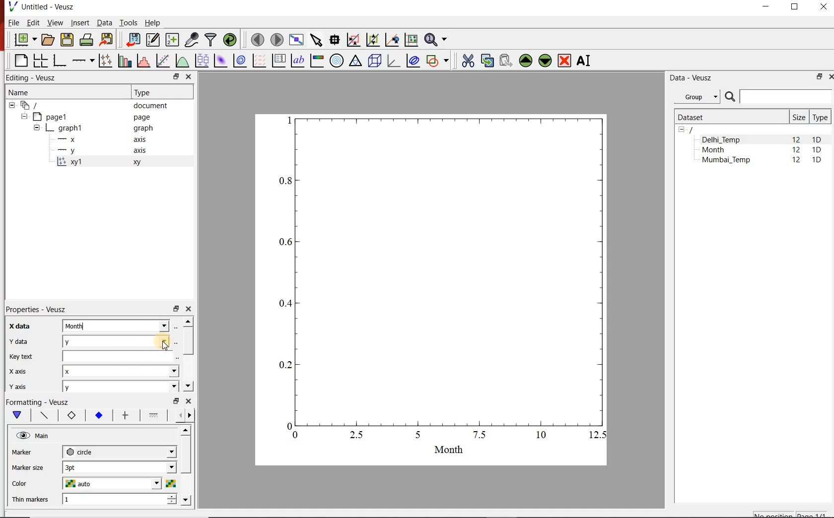 This screenshot has width=834, height=518. Describe the element at coordinates (817, 150) in the screenshot. I see `1D` at that location.